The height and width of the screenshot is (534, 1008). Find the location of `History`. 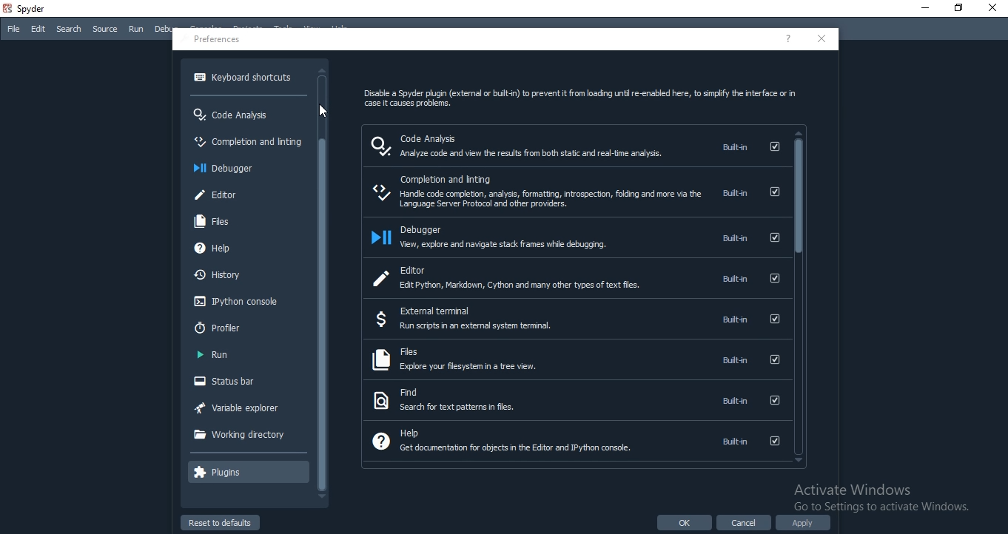

History is located at coordinates (218, 275).